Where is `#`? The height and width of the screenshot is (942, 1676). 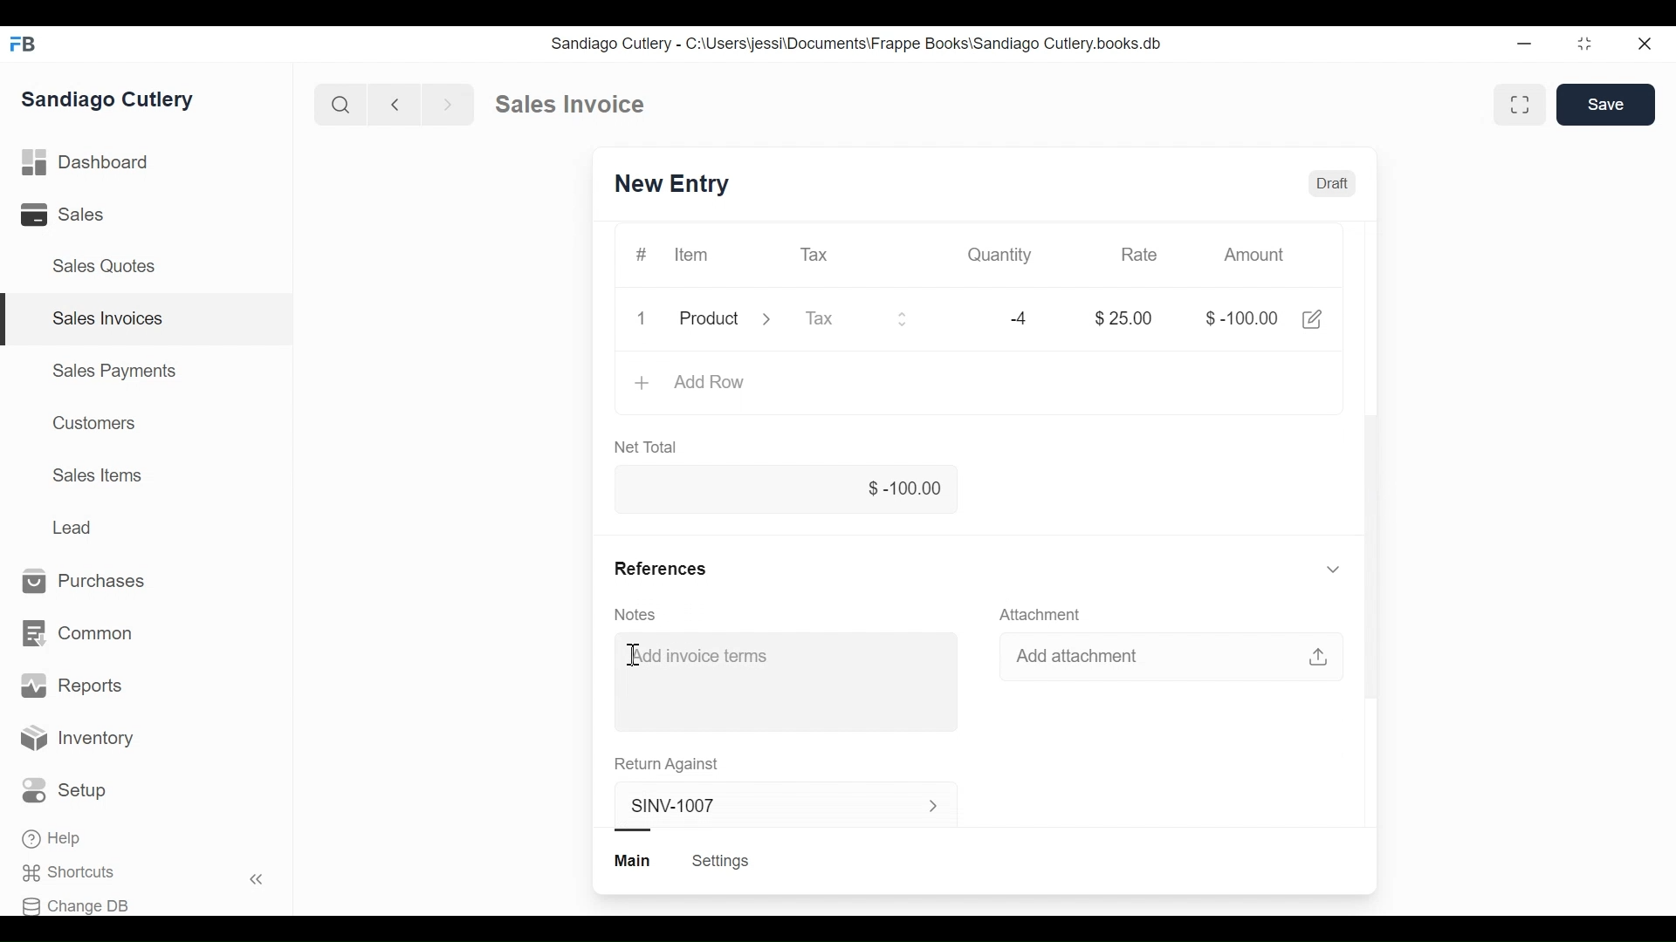
# is located at coordinates (640, 255).